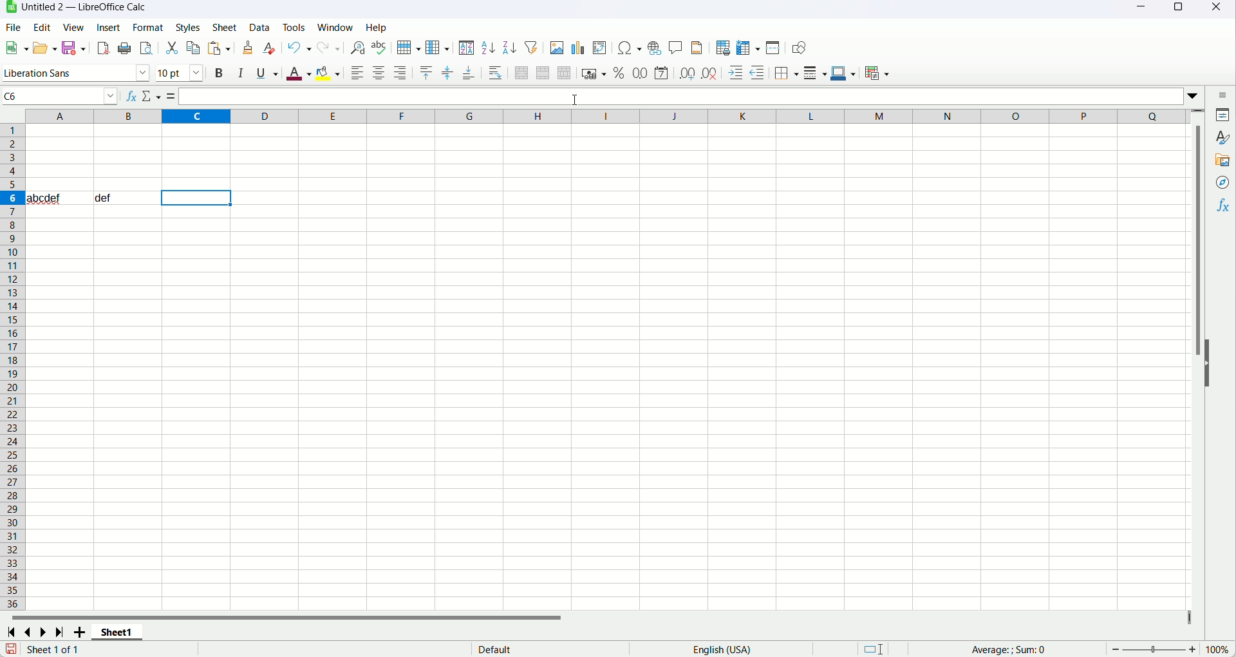  Describe the element at coordinates (357, 72) in the screenshot. I see `align left` at that location.